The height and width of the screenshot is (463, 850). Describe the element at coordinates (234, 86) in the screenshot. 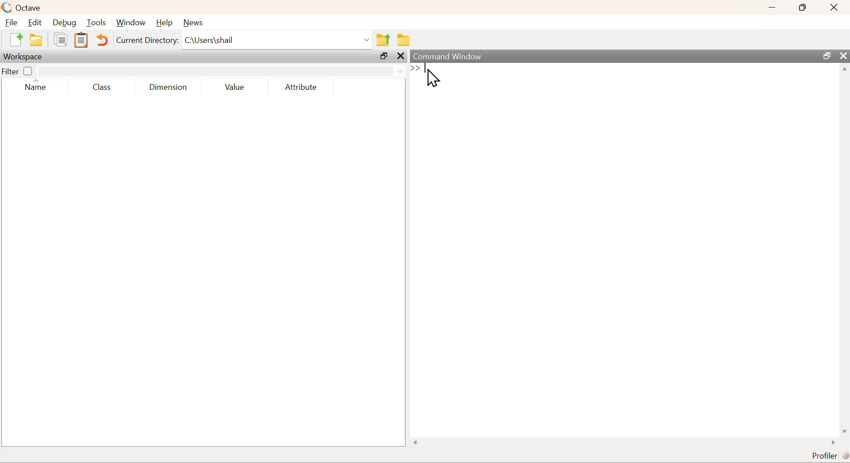

I see `Value` at that location.